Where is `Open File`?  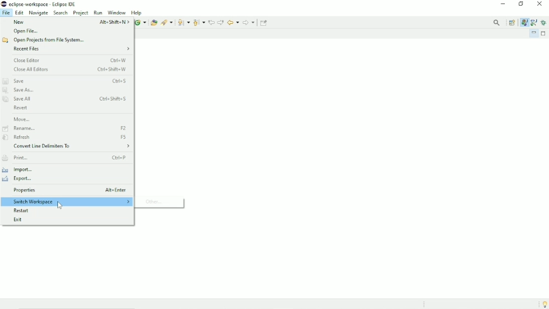 Open File is located at coordinates (26, 31).